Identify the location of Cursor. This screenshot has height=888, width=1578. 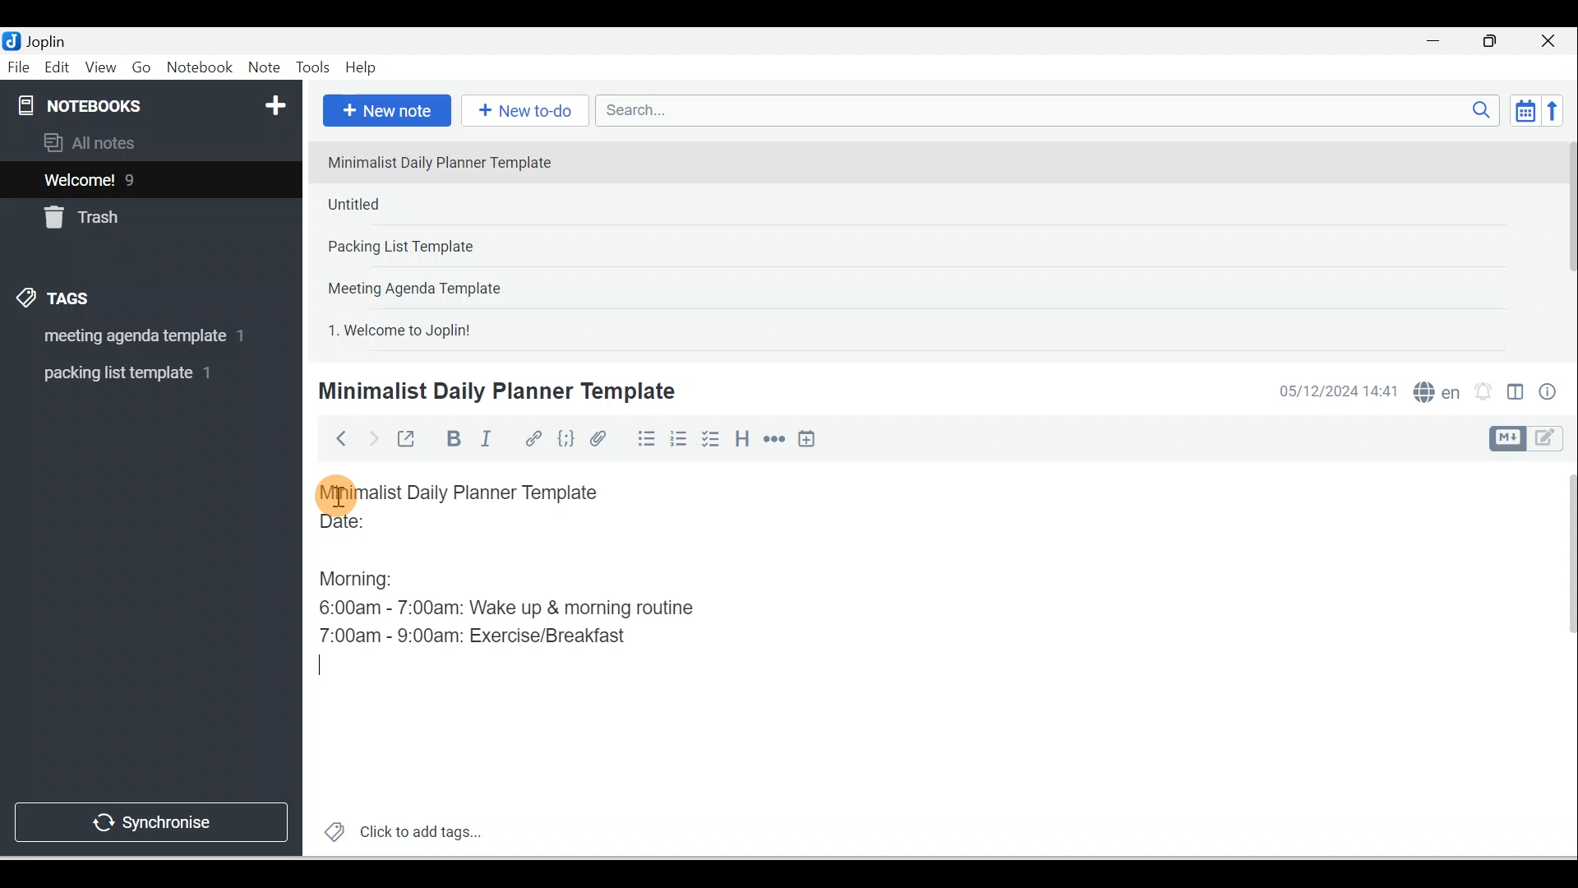
(337, 493).